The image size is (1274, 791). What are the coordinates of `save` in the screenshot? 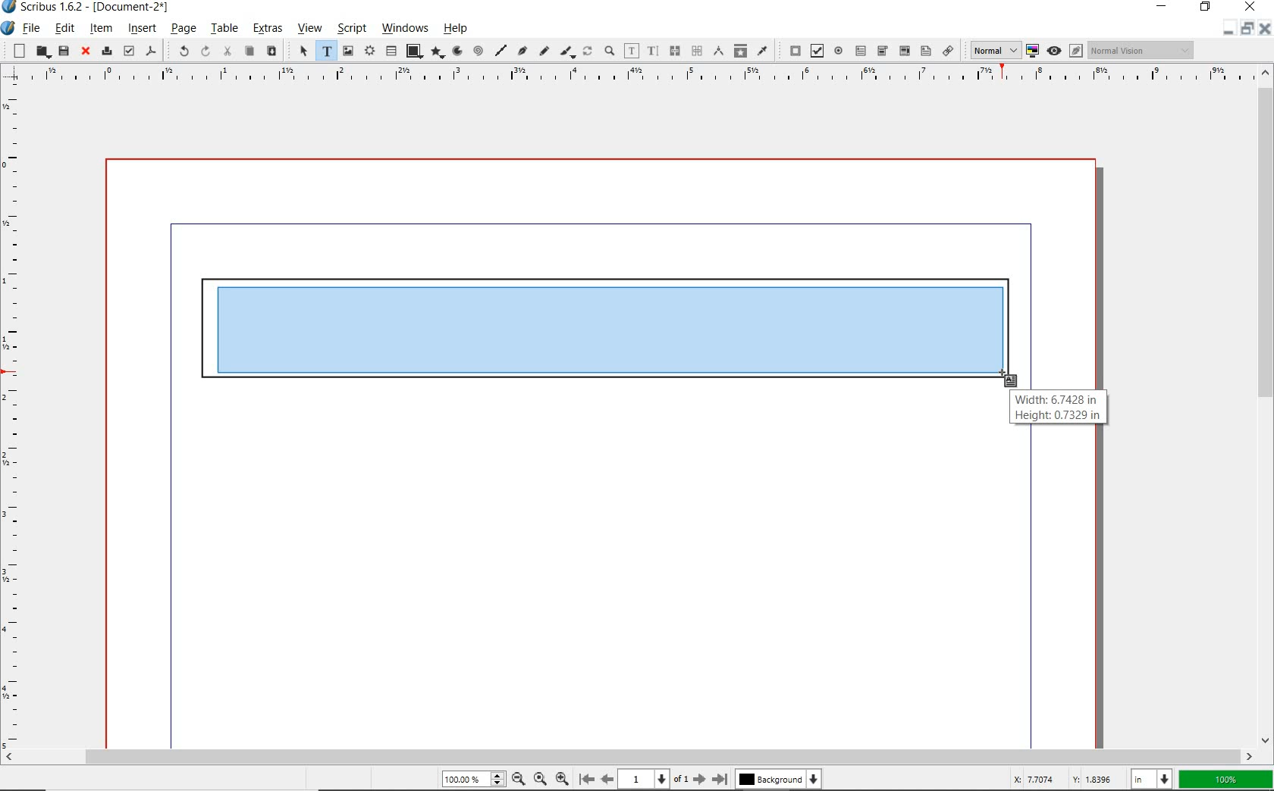 It's located at (64, 51).